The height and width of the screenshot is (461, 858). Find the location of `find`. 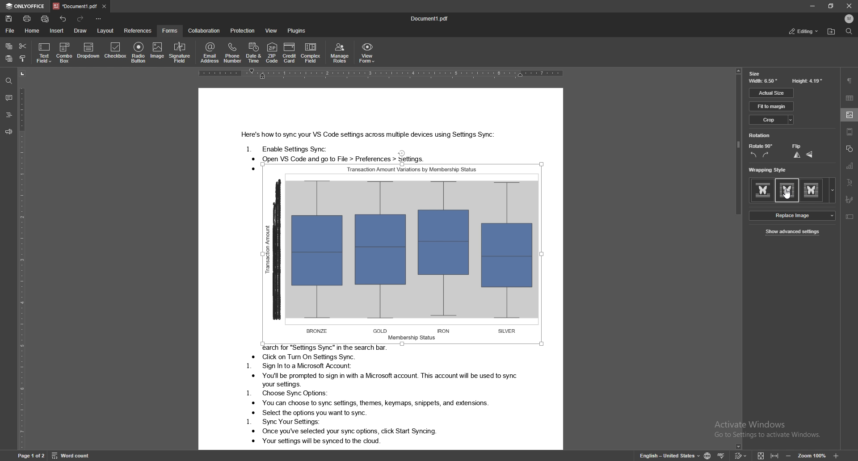

find is located at coordinates (850, 31).